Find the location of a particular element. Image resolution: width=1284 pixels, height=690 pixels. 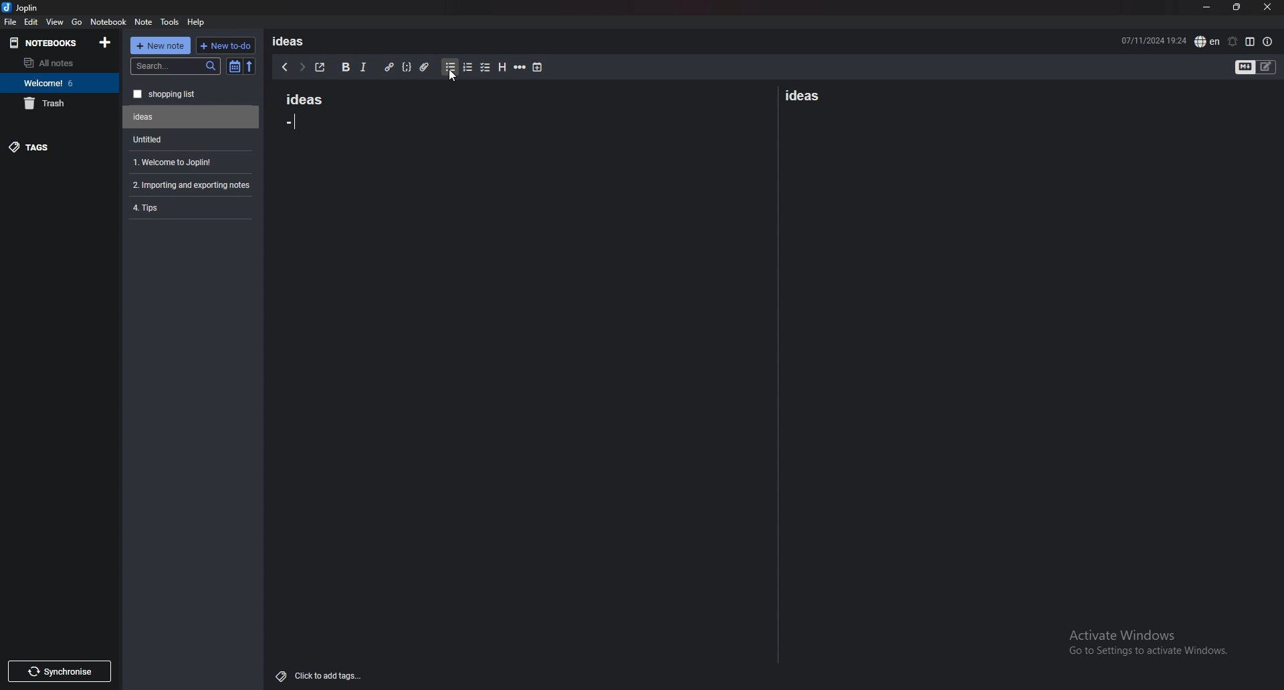

07/11/2024 19:24 is located at coordinates (1154, 39).